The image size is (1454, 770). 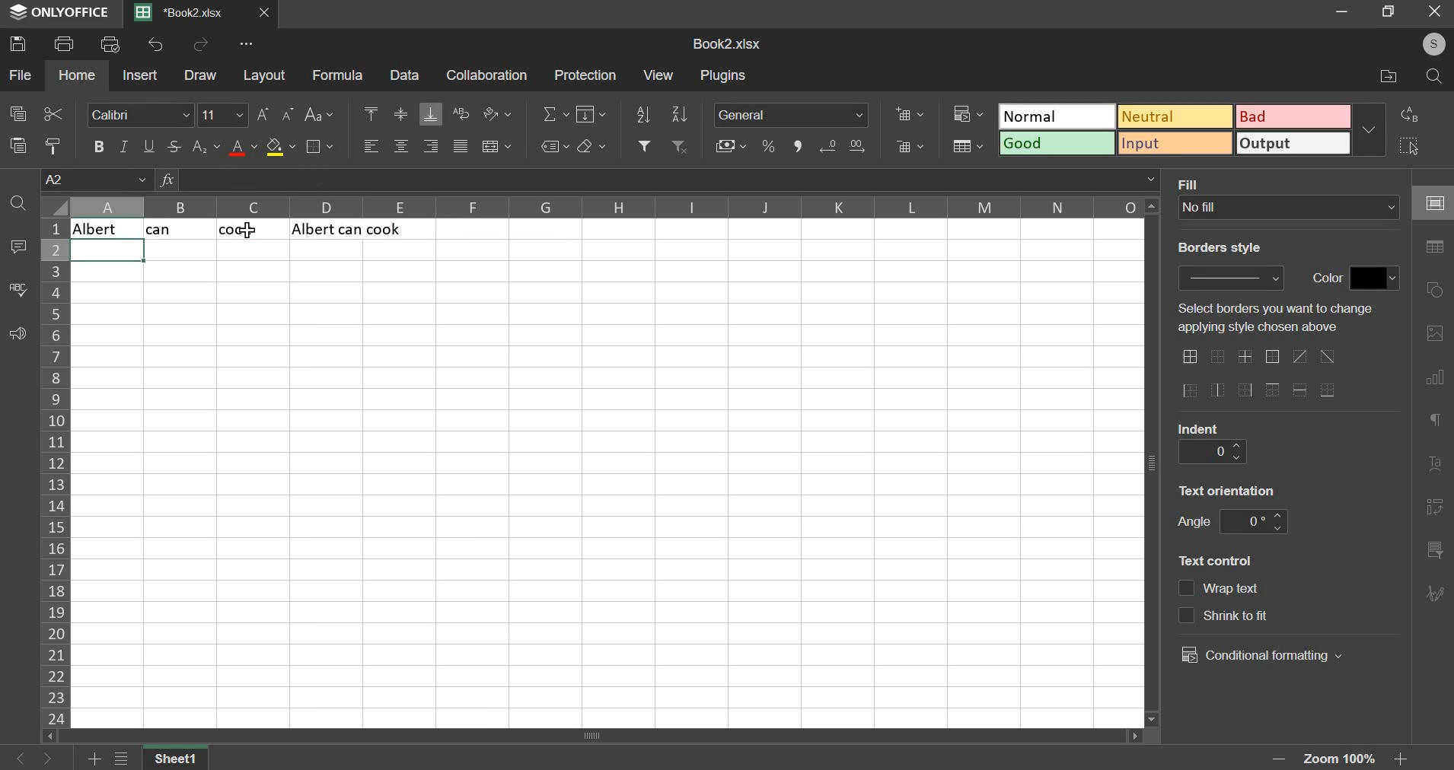 I want to click on text, so click(x=1194, y=523).